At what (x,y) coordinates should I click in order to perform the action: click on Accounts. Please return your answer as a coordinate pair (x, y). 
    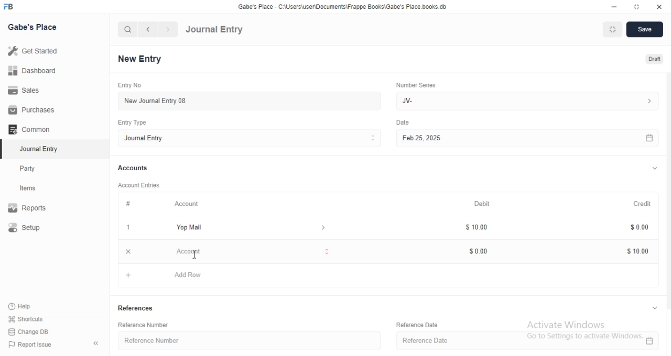
    Looking at the image, I should click on (134, 169).